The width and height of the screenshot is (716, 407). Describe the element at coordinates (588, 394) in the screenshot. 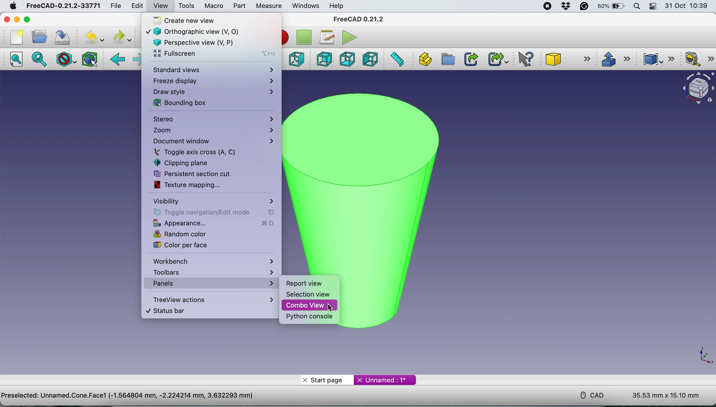

I see `cad` at that location.